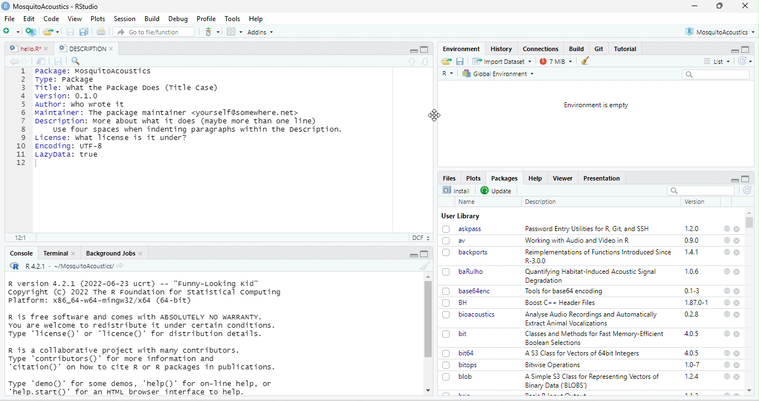 The width and height of the screenshot is (759, 401). I want to click on 0.1-3, so click(692, 290).